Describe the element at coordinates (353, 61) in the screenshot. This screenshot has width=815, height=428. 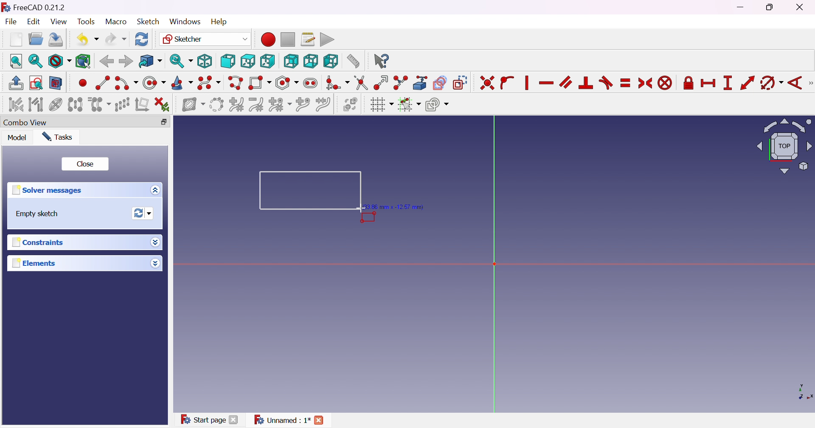
I see `Measure distance` at that location.